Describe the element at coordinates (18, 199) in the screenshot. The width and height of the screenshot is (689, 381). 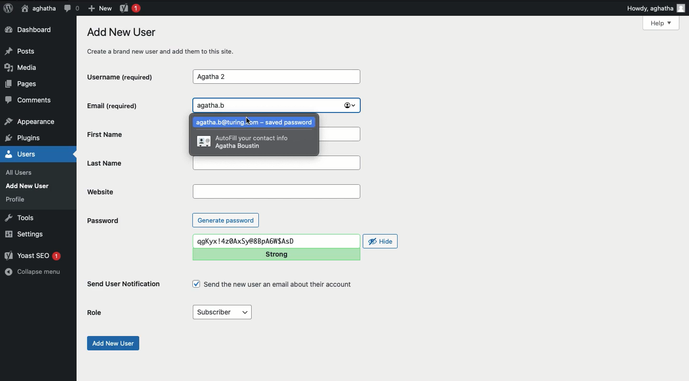
I see `profile` at that location.